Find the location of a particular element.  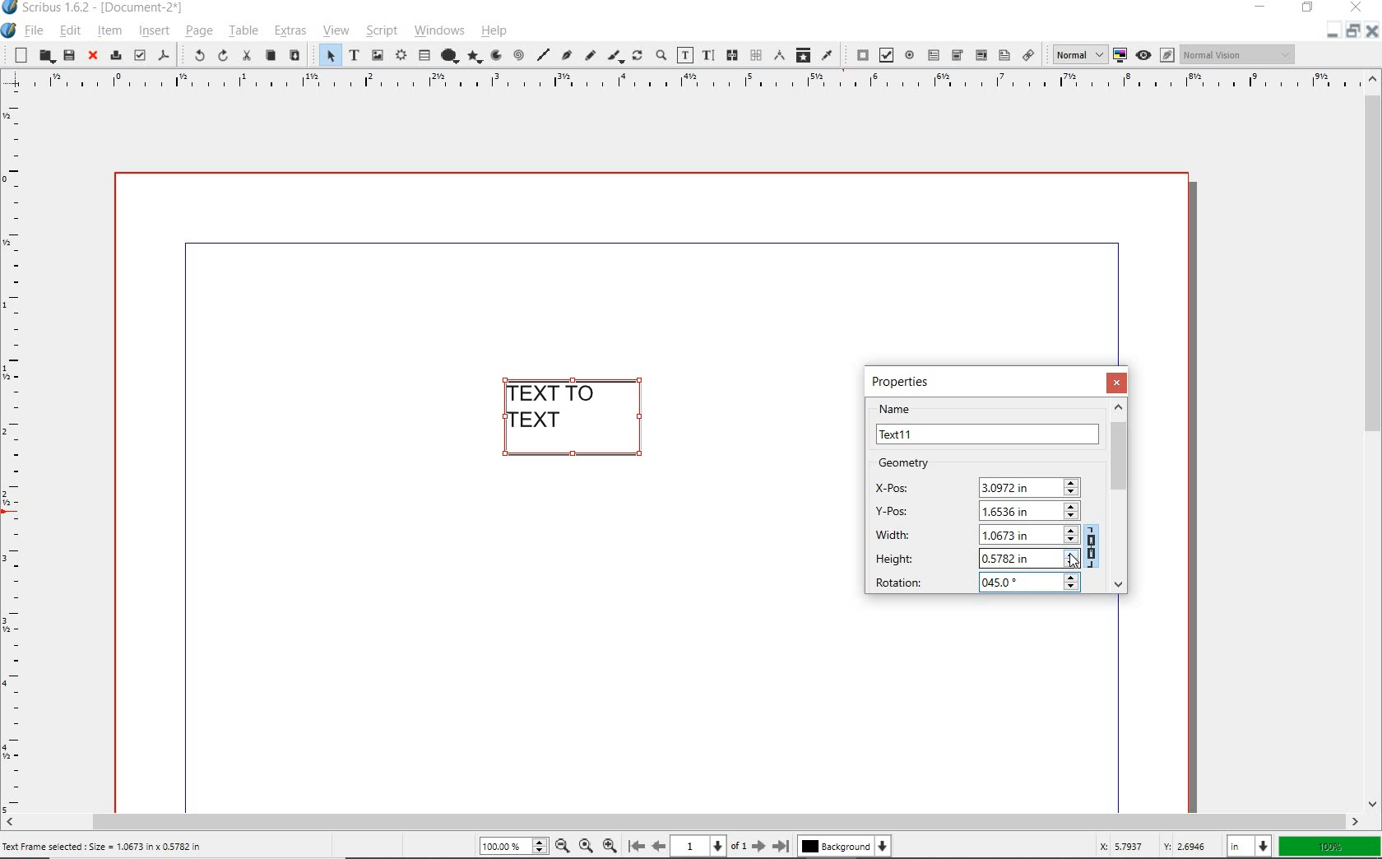

rotate item is located at coordinates (636, 57).